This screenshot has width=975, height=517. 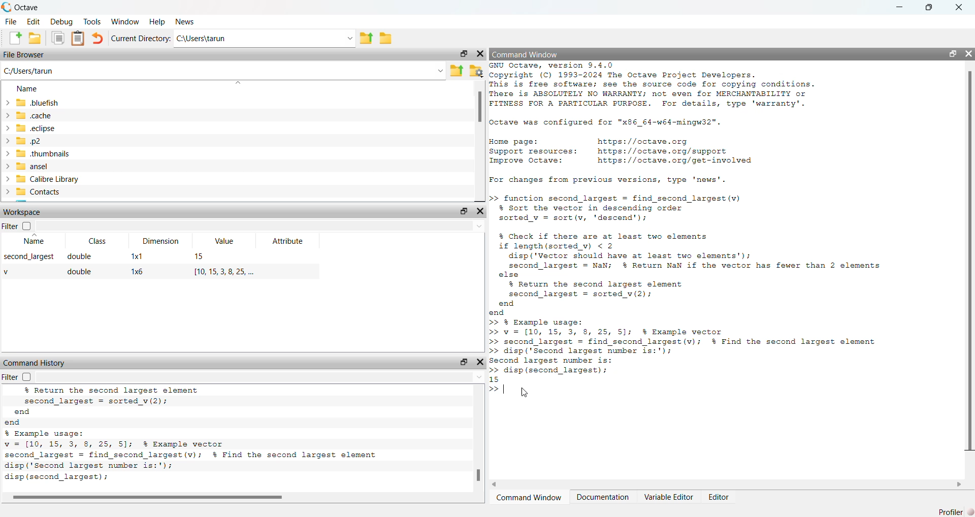 What do you see at coordinates (35, 40) in the screenshot?
I see `open an existing file in editor` at bounding box center [35, 40].